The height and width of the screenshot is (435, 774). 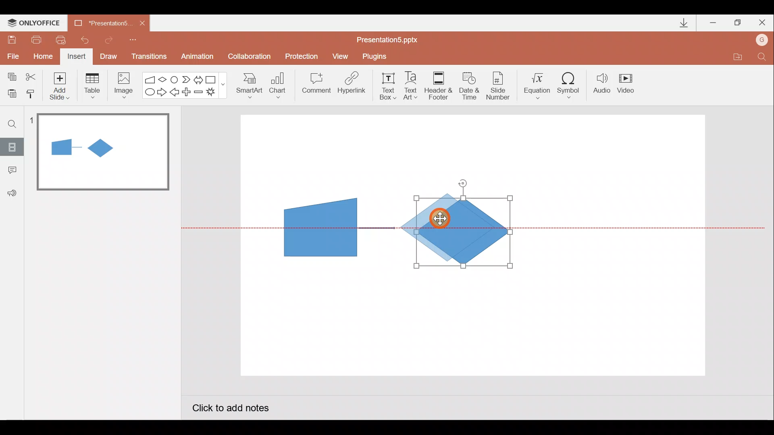 I want to click on Chevron, so click(x=187, y=80).